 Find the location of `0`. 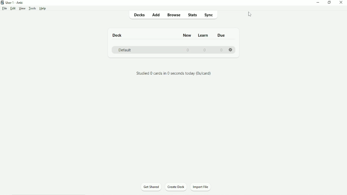

0 is located at coordinates (188, 50).